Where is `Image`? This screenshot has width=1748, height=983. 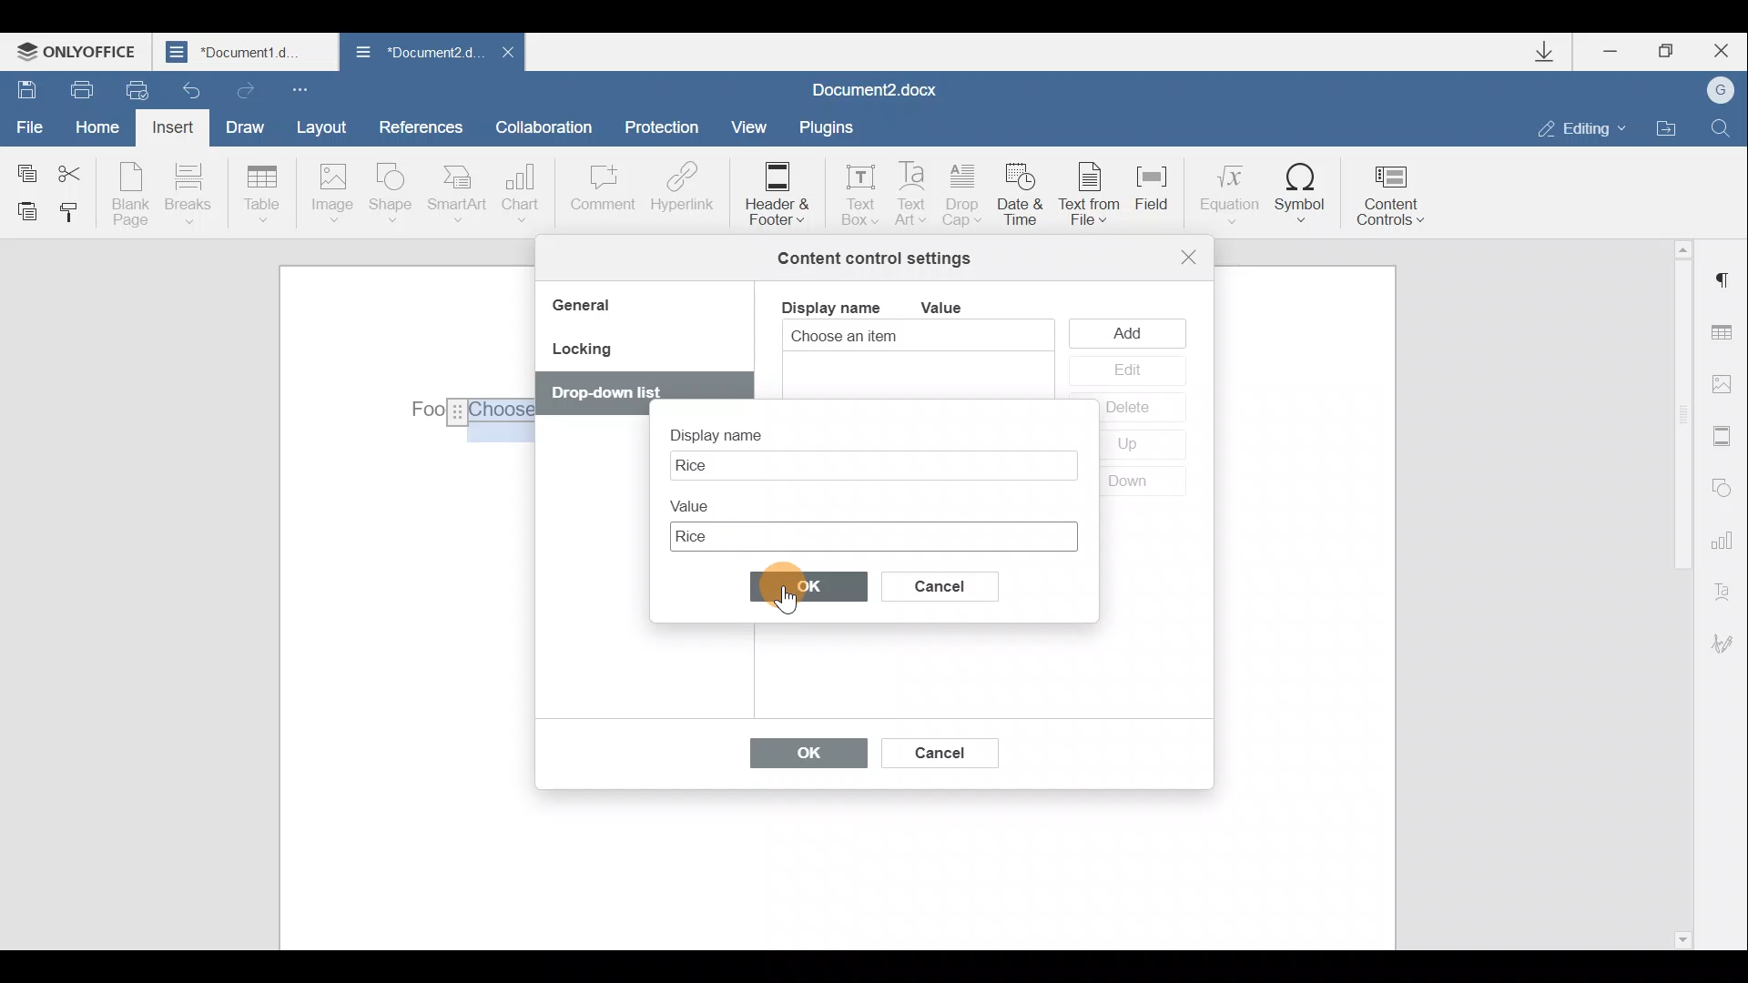
Image is located at coordinates (331, 195).